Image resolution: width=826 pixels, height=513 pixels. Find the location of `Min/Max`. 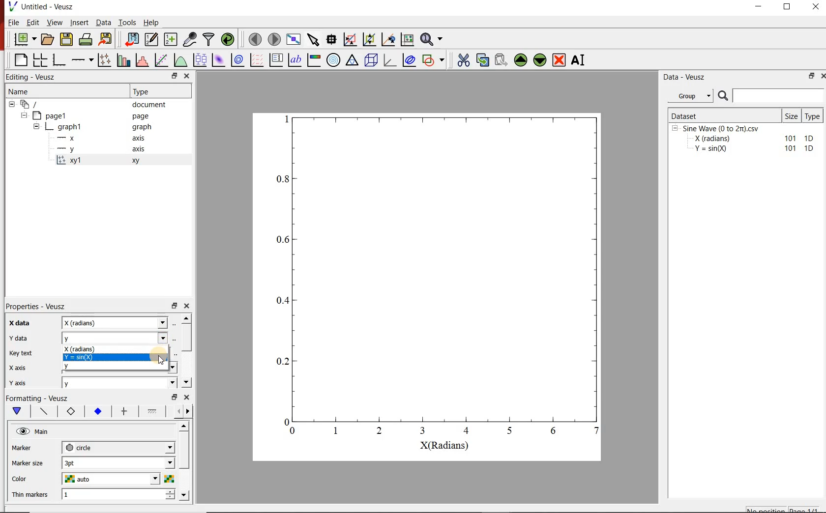

Min/Max is located at coordinates (175, 305).